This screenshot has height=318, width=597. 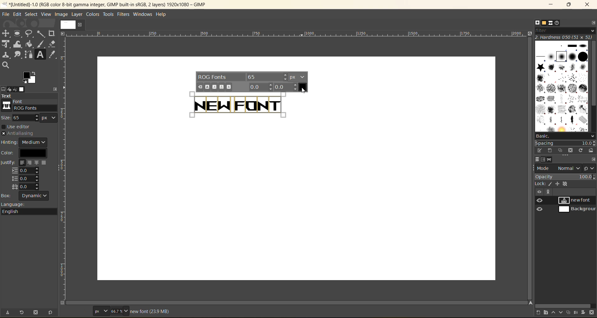 I want to click on font settings, so click(x=251, y=82).